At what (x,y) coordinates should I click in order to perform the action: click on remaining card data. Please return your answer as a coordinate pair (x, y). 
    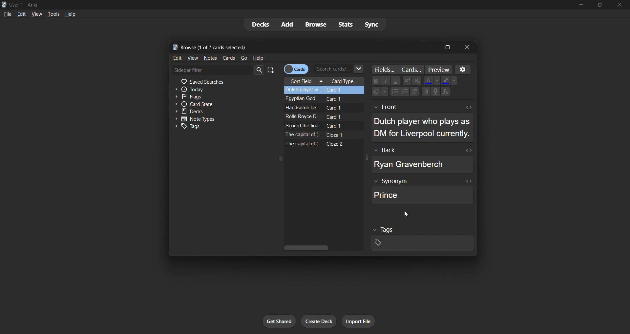
    Looking at the image, I should click on (323, 121).